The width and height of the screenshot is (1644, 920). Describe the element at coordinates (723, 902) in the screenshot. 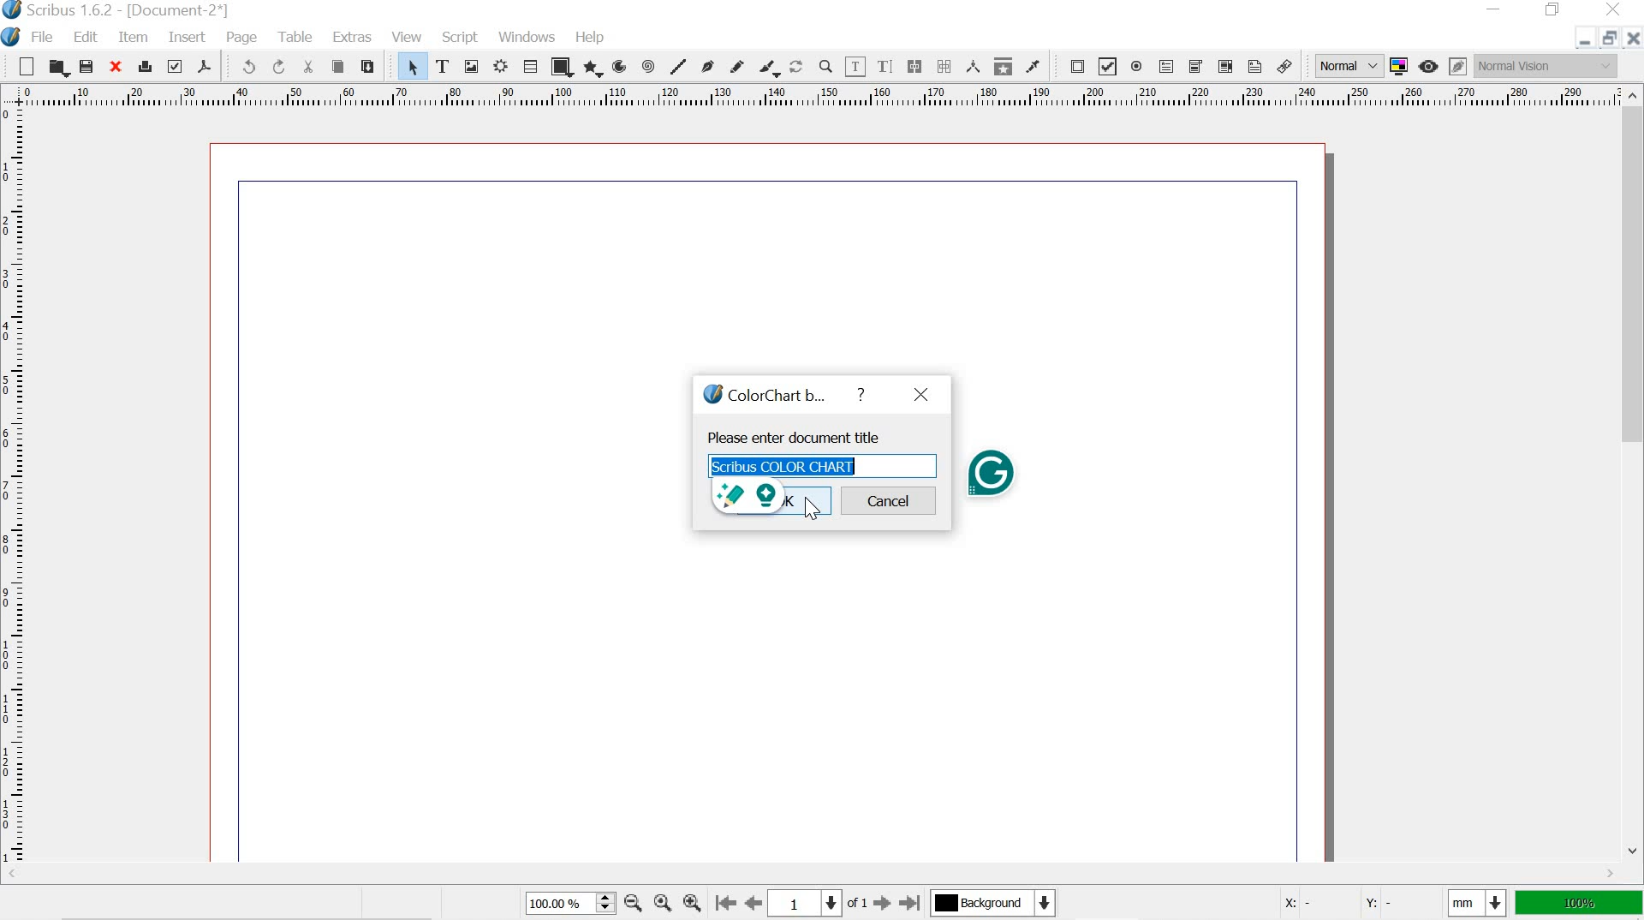

I see `First page` at that location.